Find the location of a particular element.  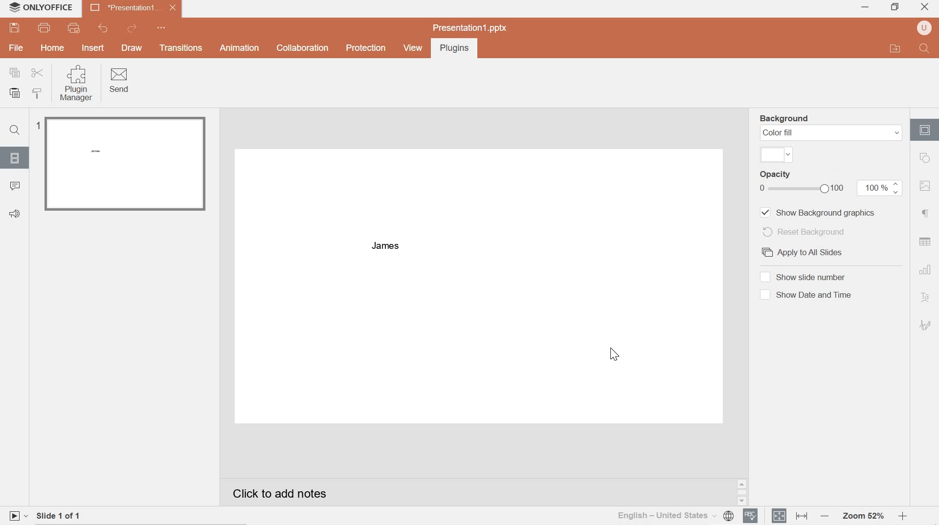

show date and time is located at coordinates (806, 295).